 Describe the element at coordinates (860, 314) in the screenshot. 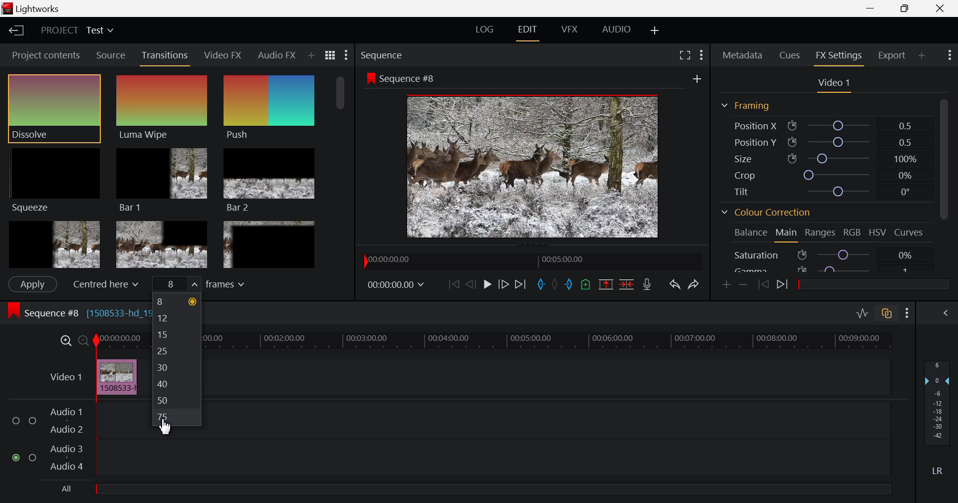

I see `Toggle Audio Levels Editing` at that location.